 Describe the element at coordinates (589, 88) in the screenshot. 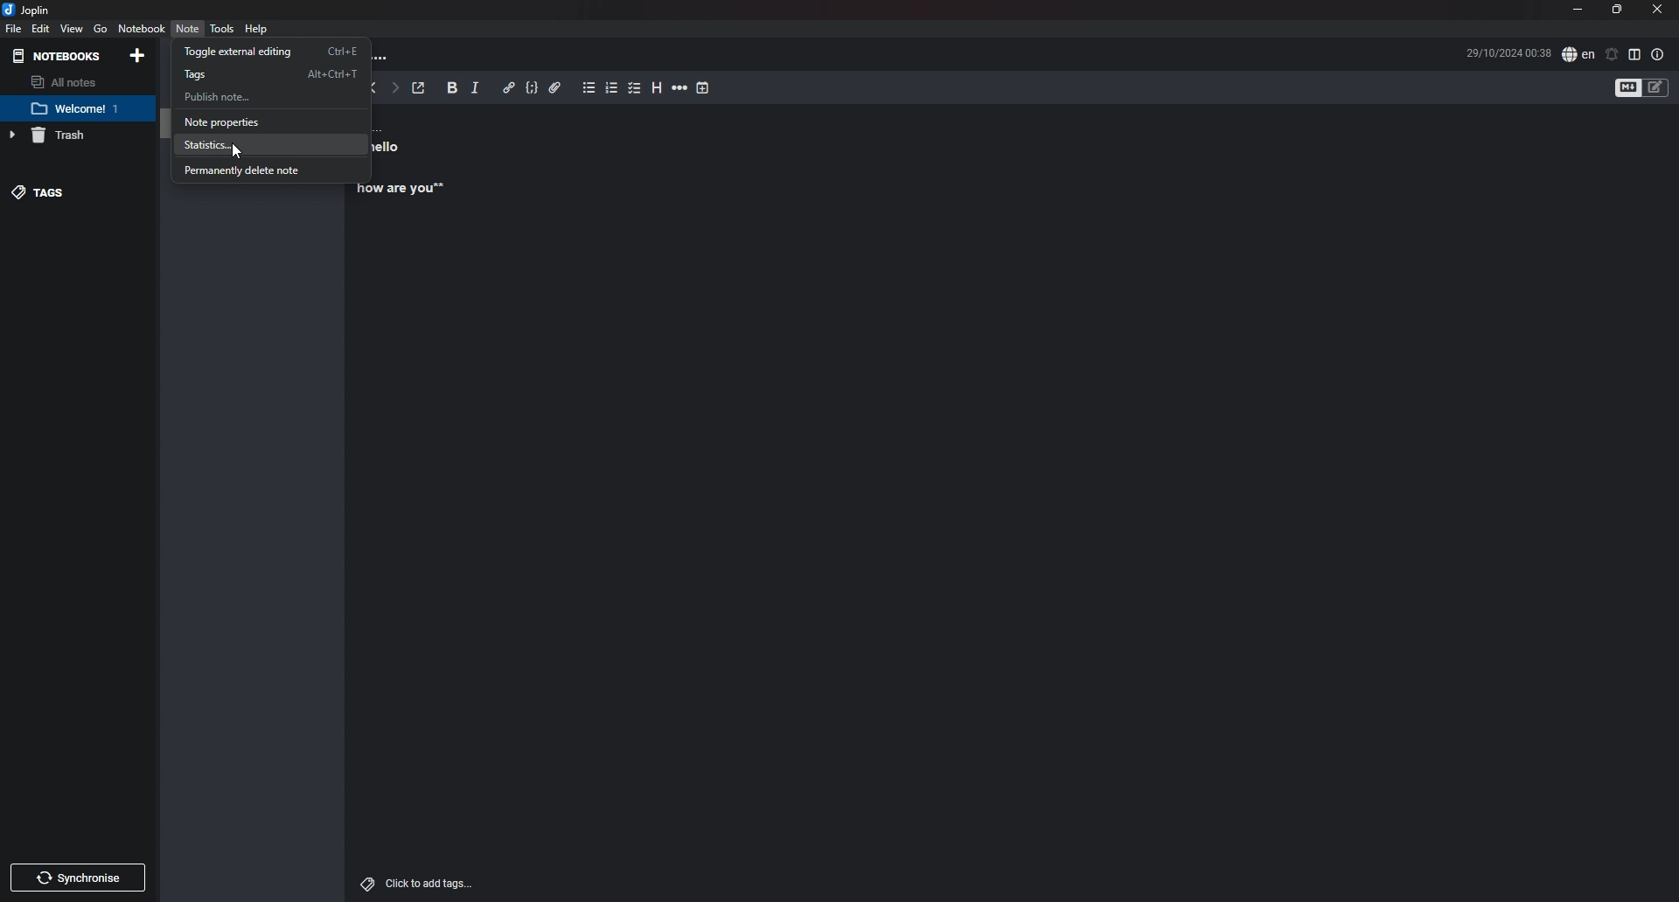

I see `Bullet list` at that location.